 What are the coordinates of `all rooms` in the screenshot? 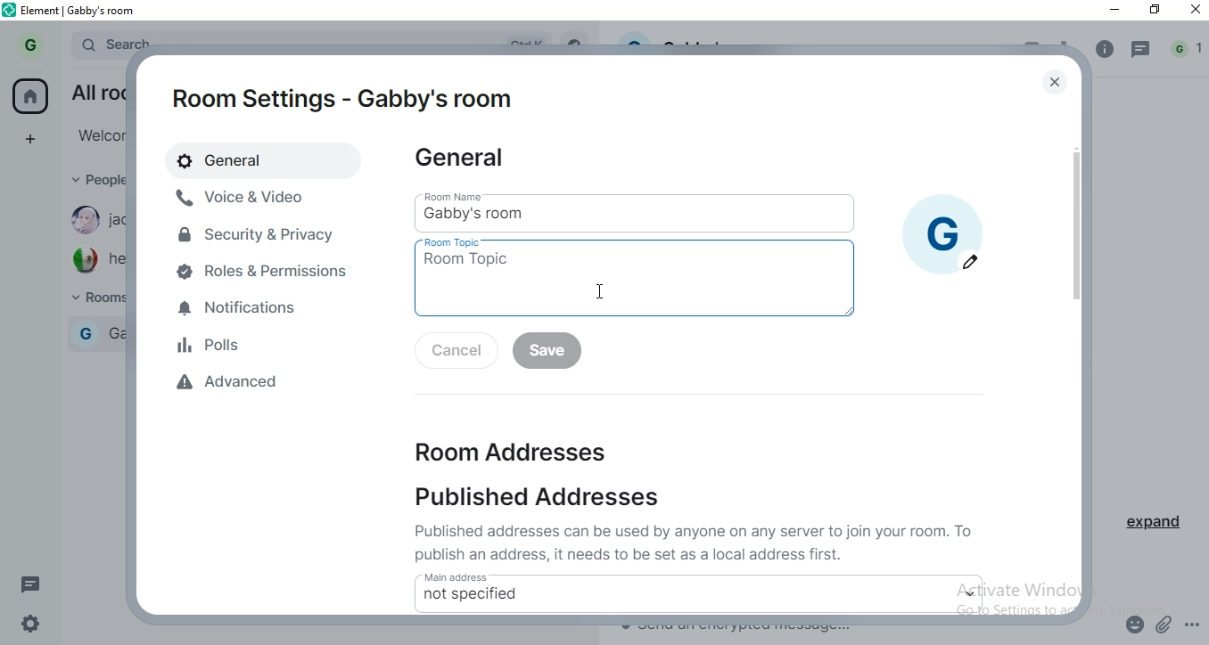 It's located at (95, 90).